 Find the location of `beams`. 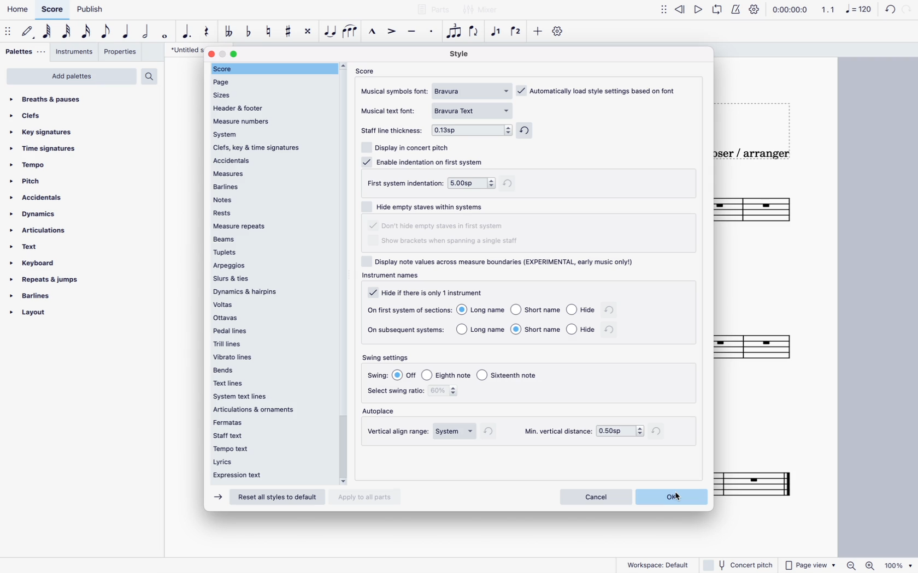

beams is located at coordinates (271, 238).